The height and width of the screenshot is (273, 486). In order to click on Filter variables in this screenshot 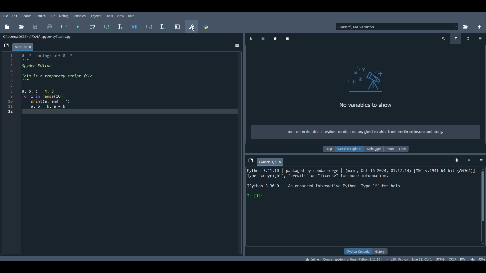, I will do `click(458, 39)`.